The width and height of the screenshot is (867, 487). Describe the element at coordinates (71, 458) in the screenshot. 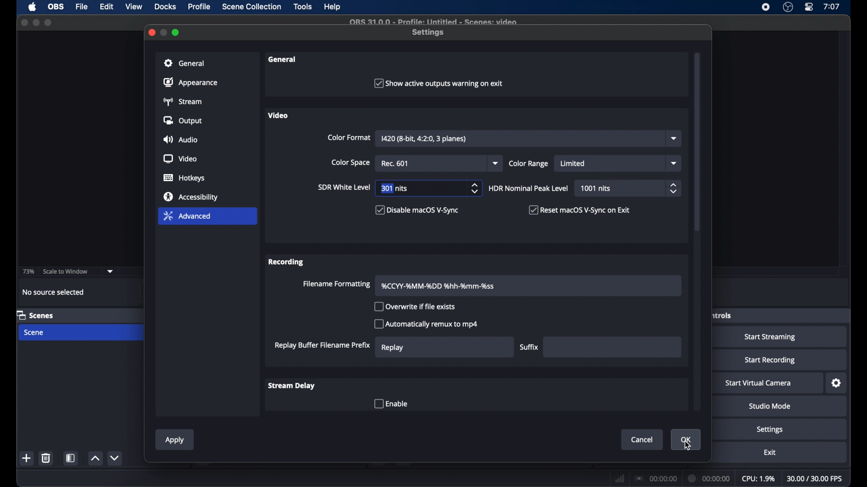

I see `scene filters` at that location.